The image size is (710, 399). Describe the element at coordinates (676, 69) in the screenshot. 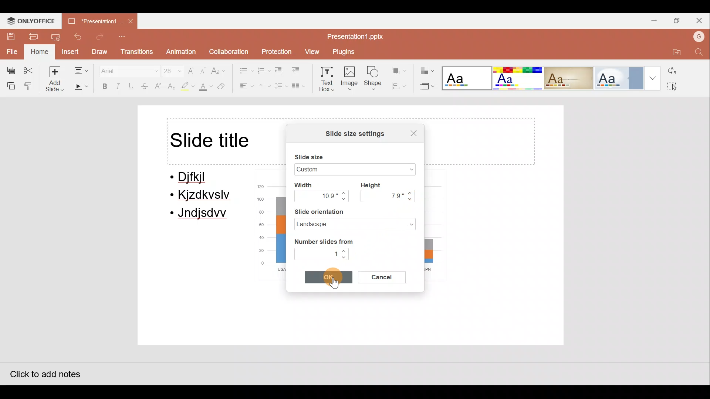

I see `Replace` at that location.